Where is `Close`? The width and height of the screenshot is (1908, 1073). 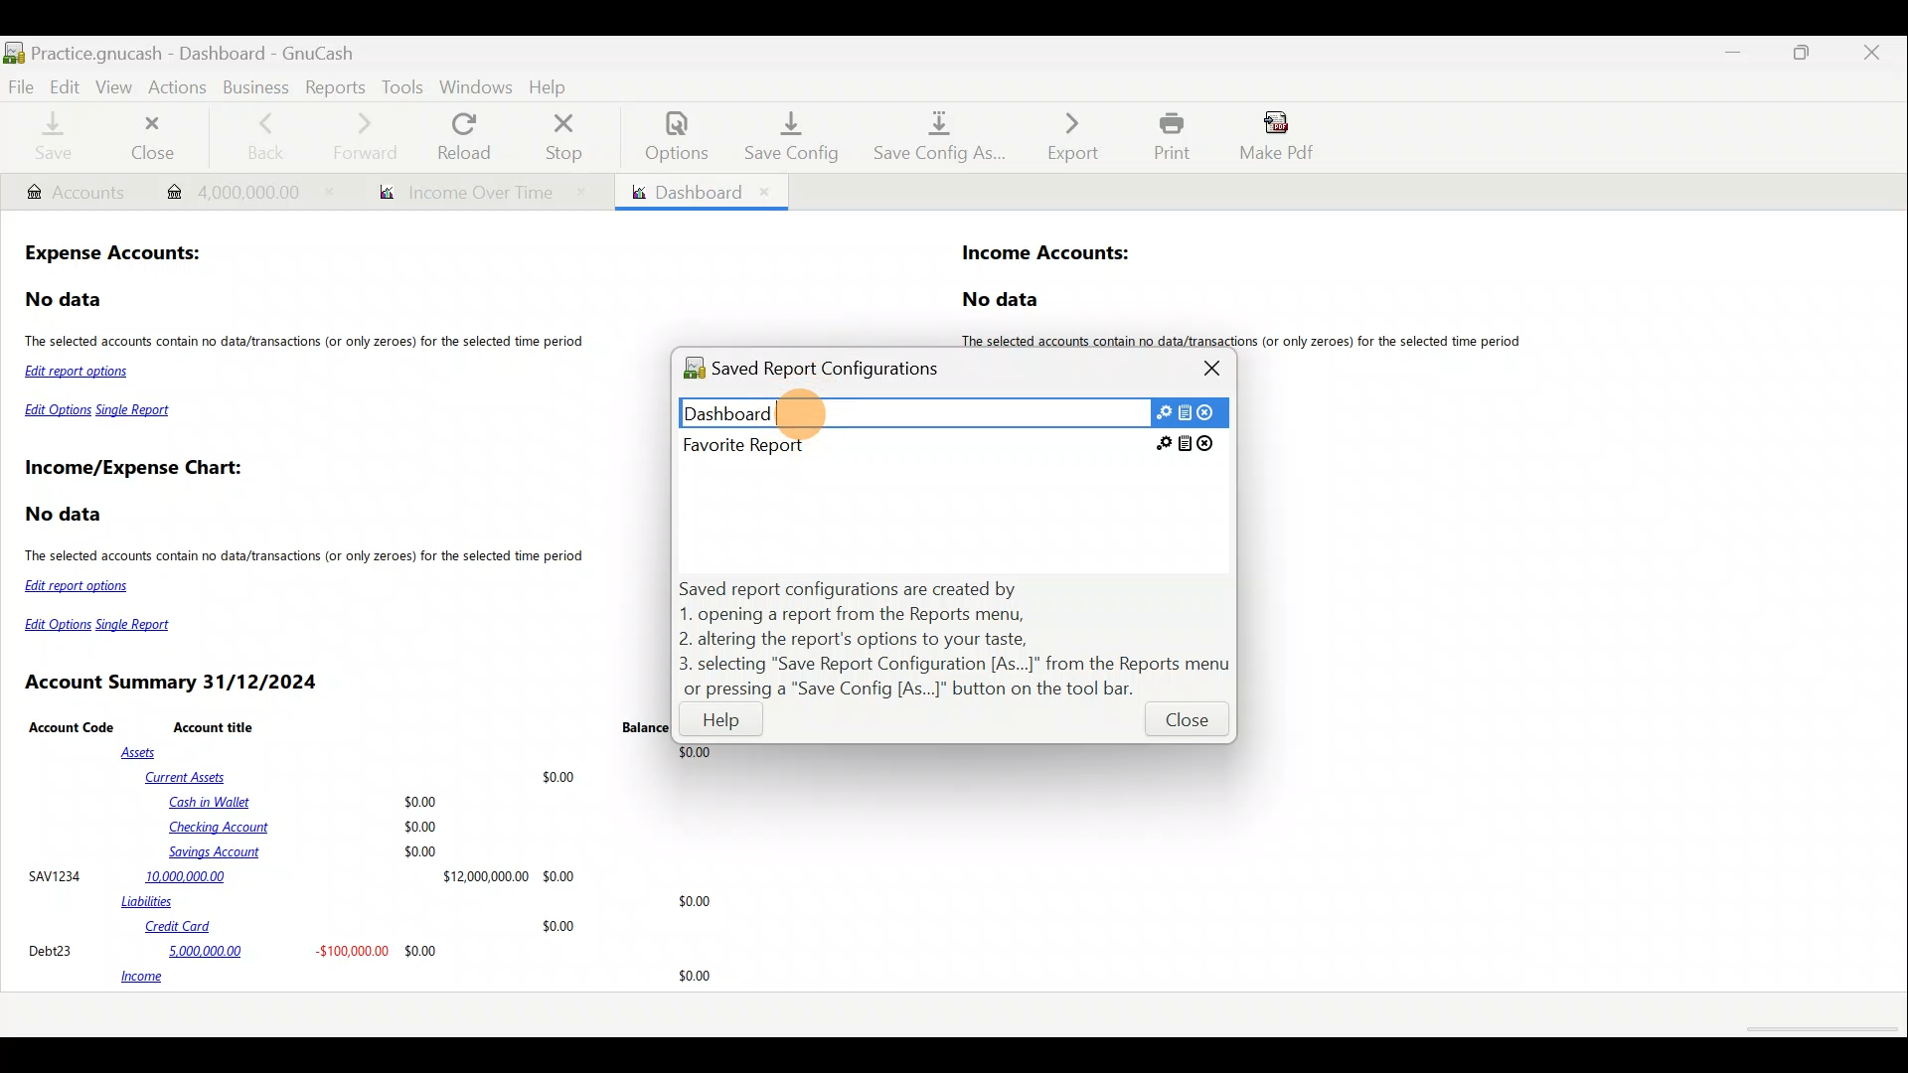 Close is located at coordinates (1185, 724).